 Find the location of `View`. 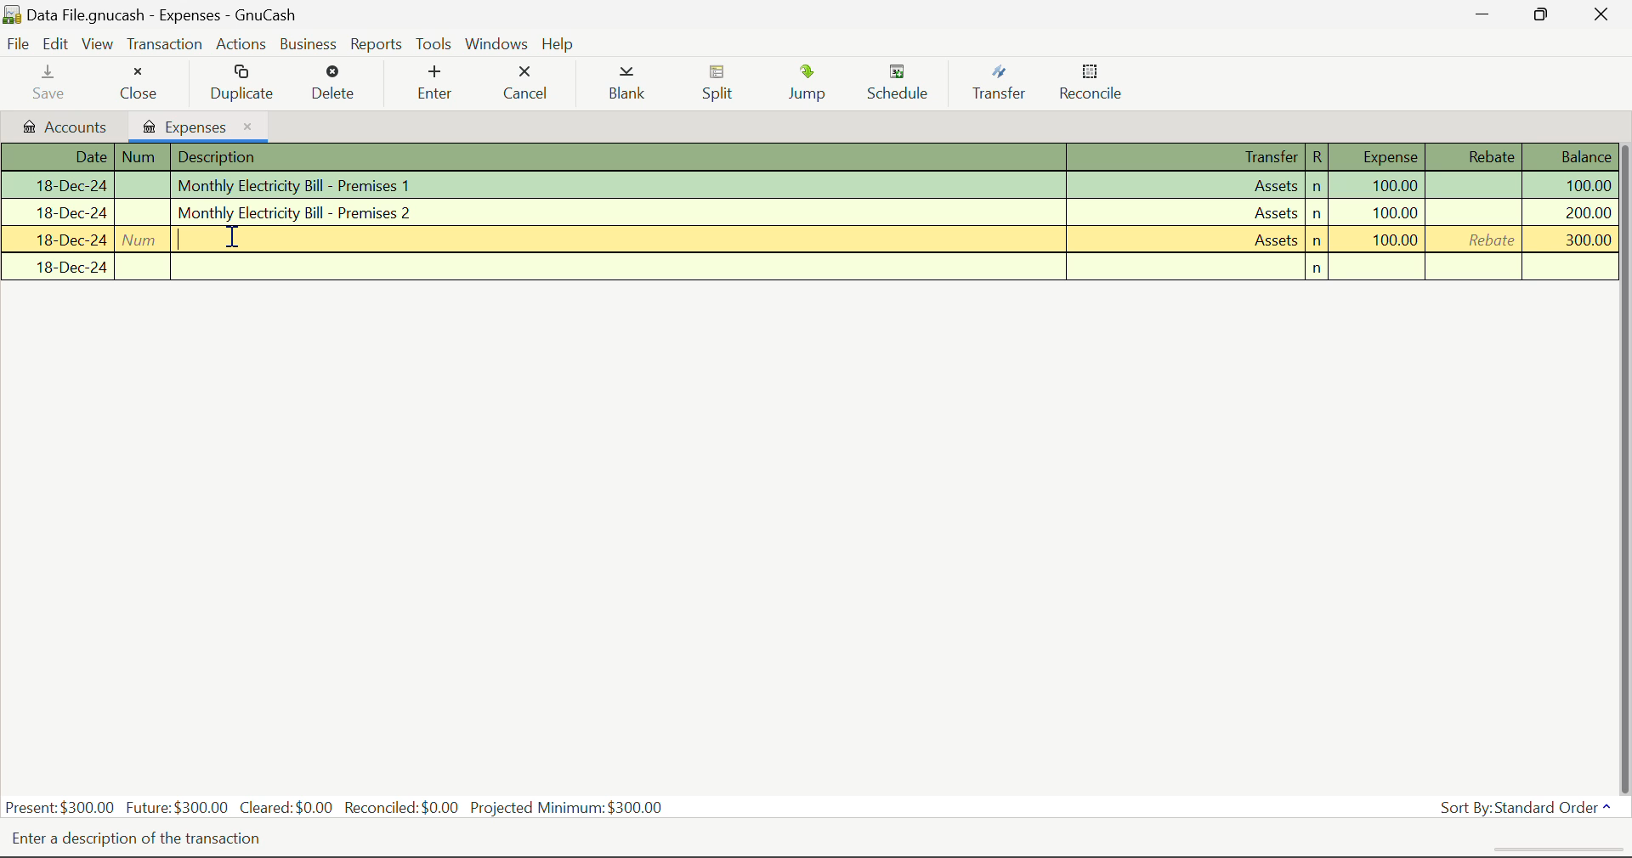

View is located at coordinates (98, 48).